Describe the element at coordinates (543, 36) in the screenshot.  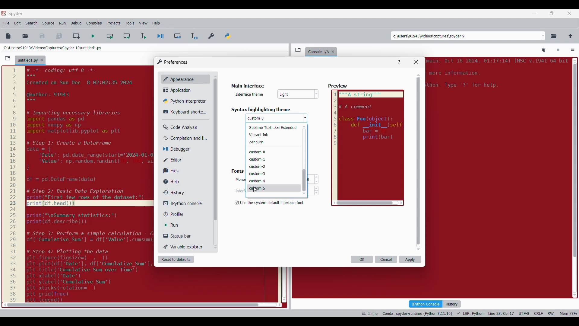
I see `Location options` at that location.